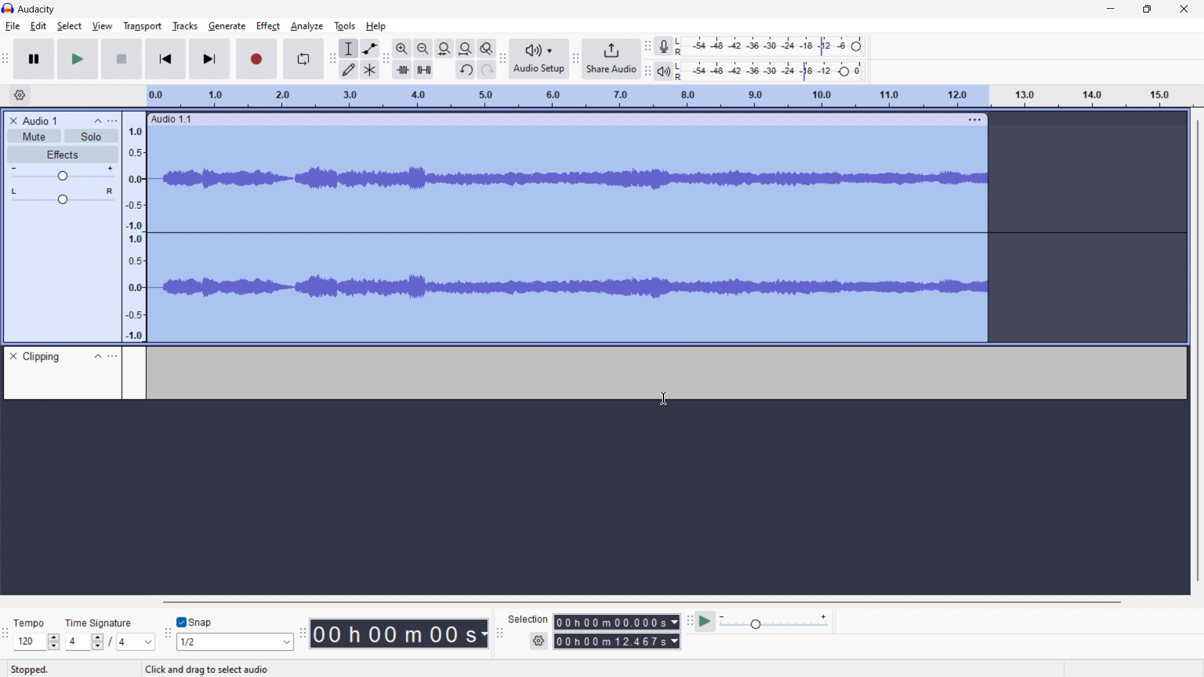 This screenshot has height=677, width=1204. What do you see at coordinates (63, 174) in the screenshot?
I see `gain` at bounding box center [63, 174].